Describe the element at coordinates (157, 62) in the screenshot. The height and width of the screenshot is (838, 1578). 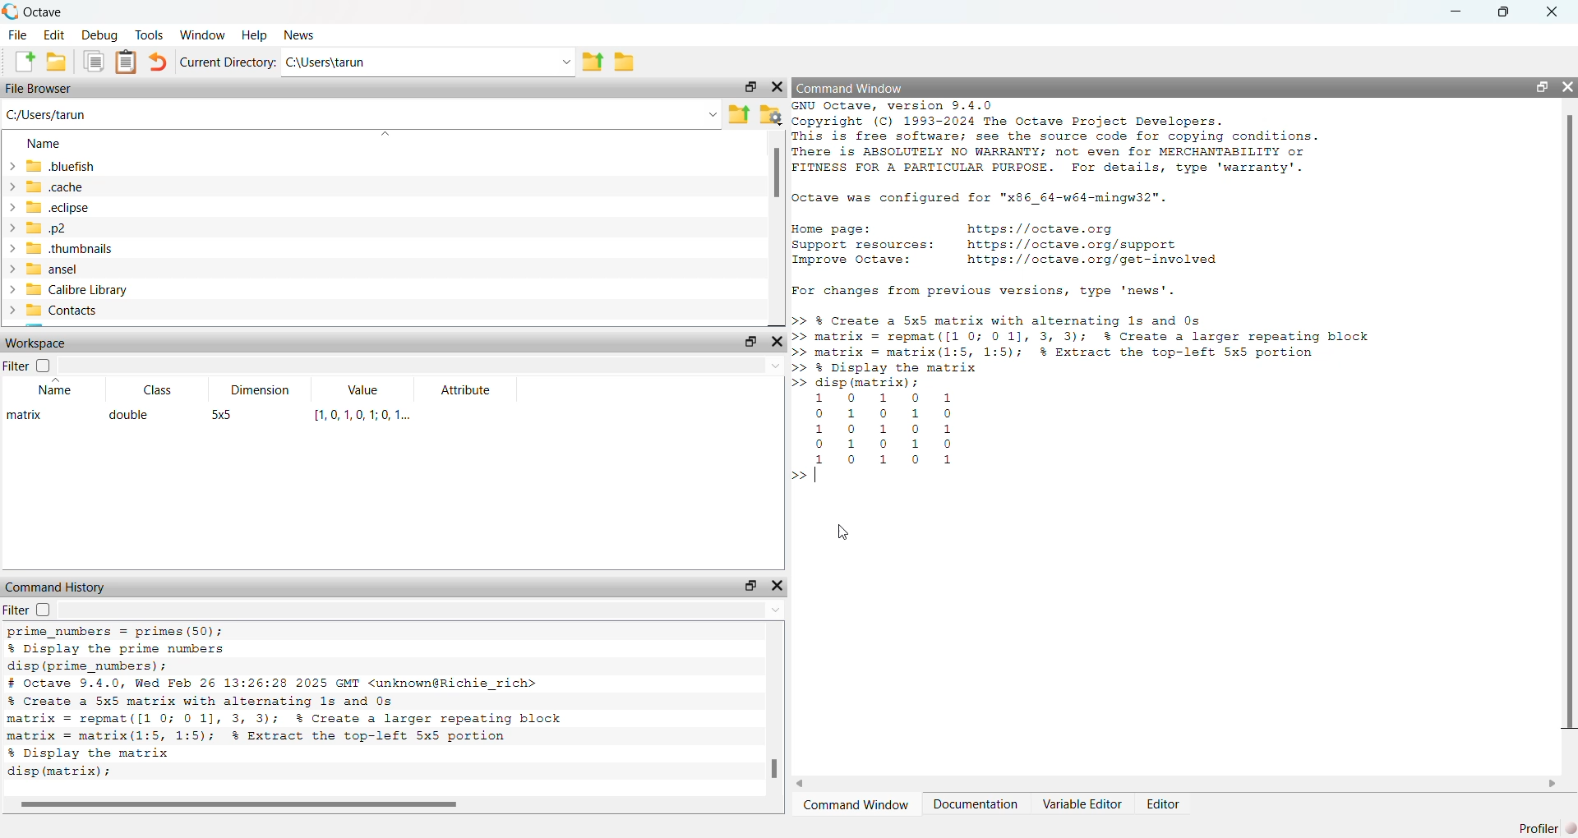
I see `undo` at that location.